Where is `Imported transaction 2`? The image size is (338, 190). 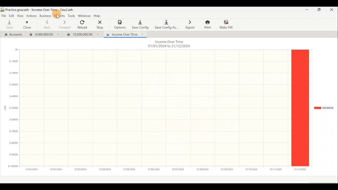
Imported transaction 2 is located at coordinates (84, 34).